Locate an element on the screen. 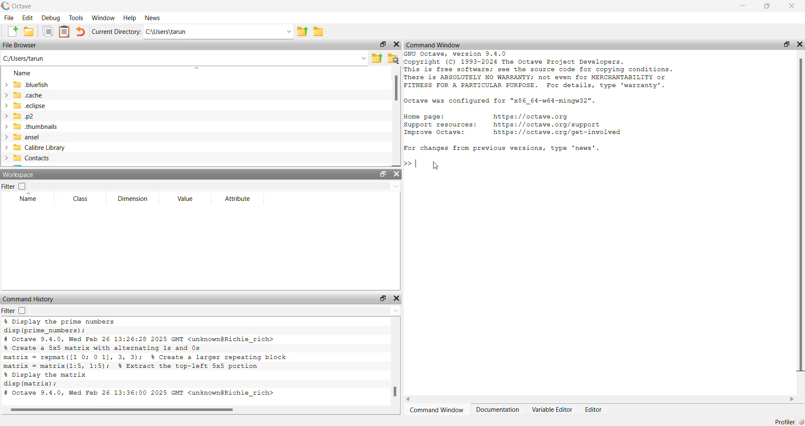 This screenshot has height=426, width=805. maximize is located at coordinates (768, 6).